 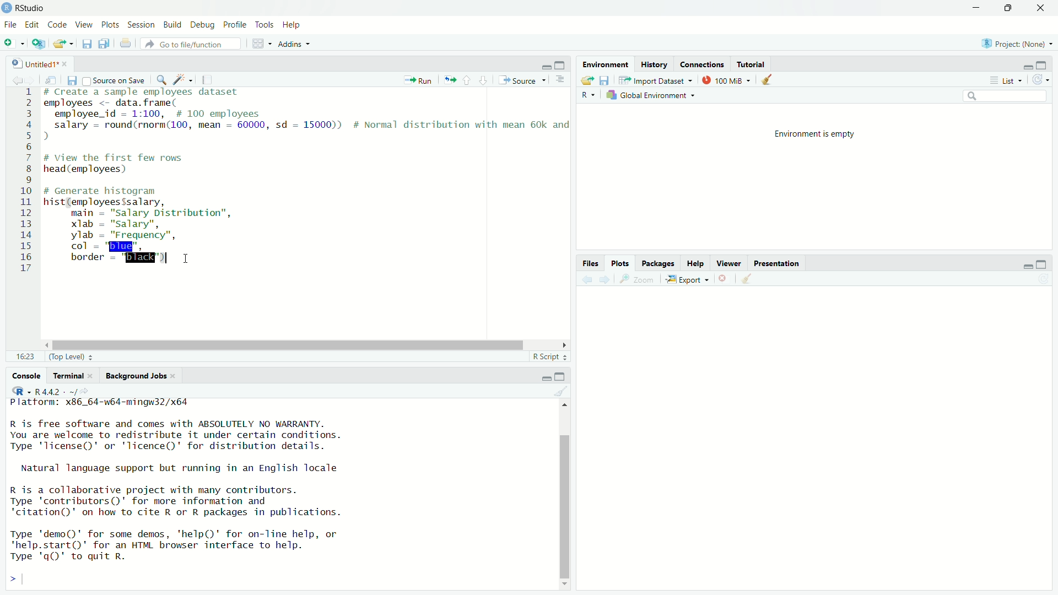 I want to click on close, so click(x=1041, y=8).